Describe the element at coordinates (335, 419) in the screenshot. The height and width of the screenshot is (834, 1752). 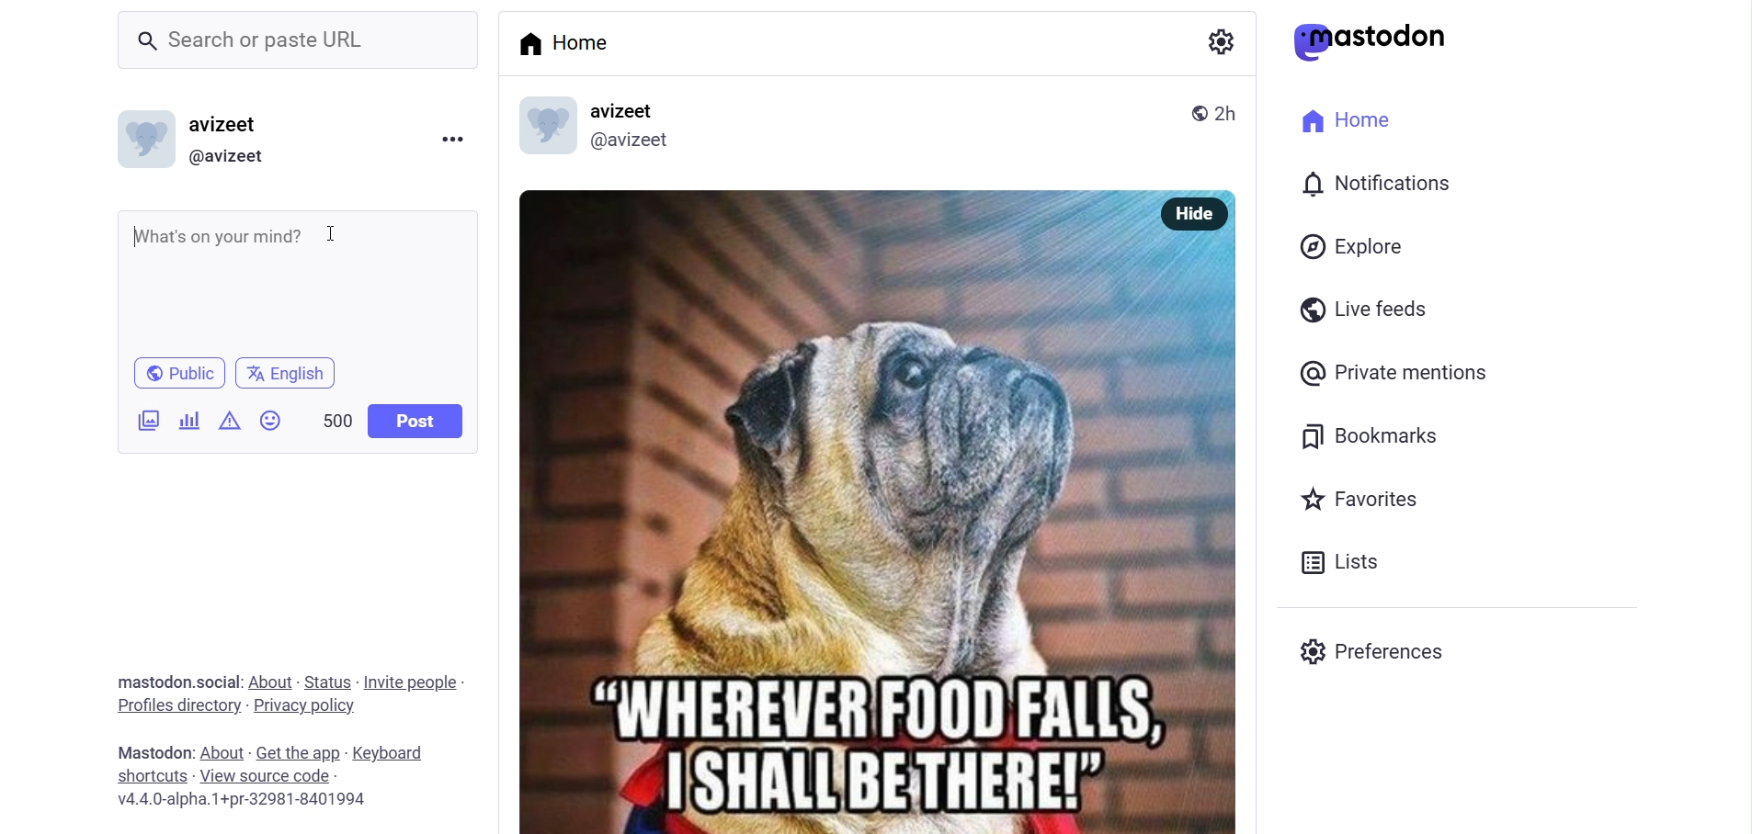
I see `500` at that location.